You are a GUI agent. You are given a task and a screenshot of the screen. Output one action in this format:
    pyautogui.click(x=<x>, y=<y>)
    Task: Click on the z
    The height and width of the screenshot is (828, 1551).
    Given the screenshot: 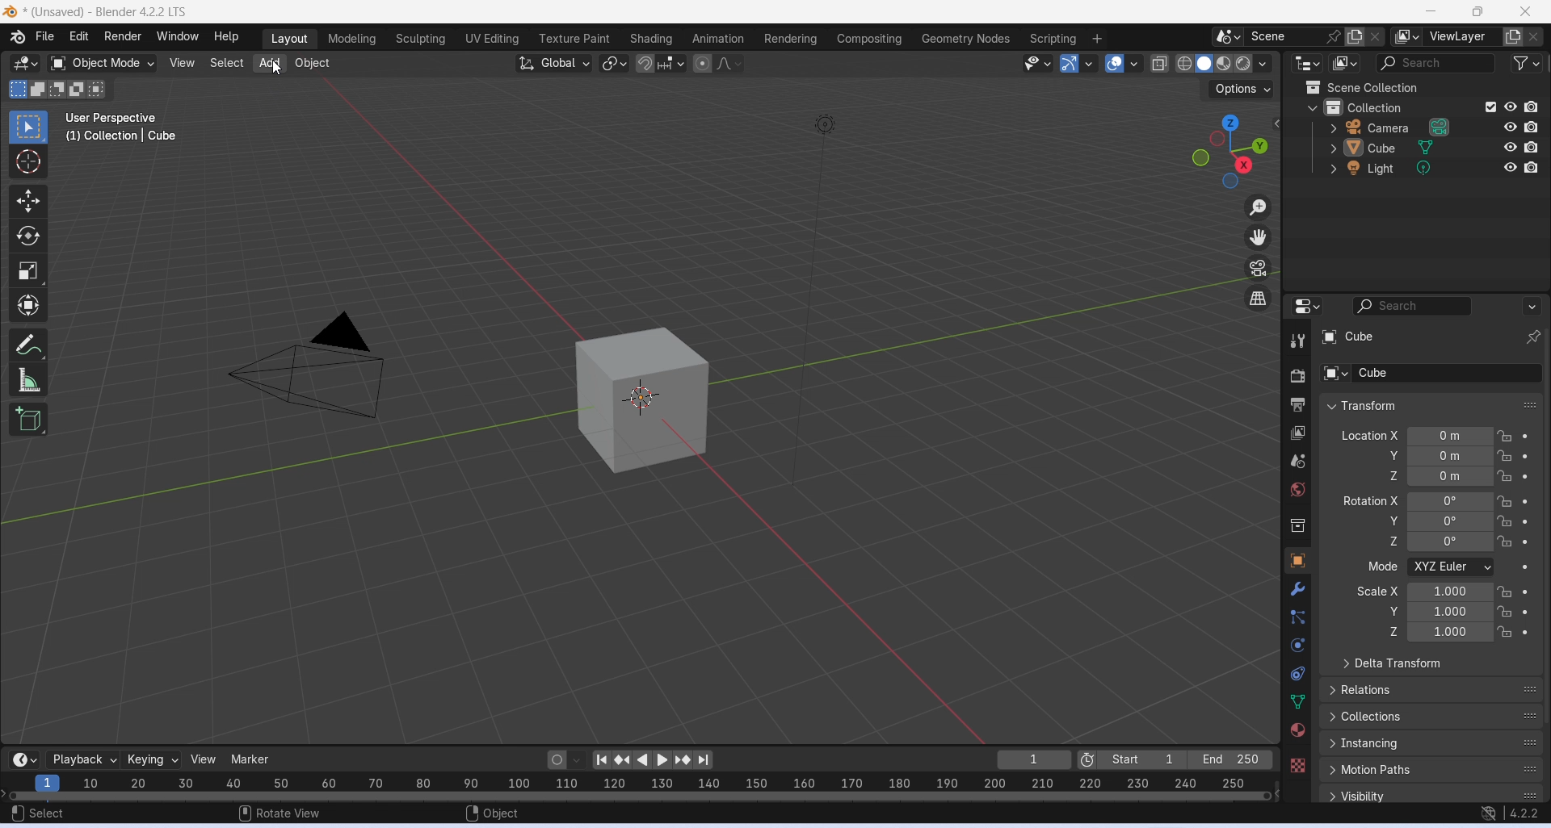 What is the action you would take?
    pyautogui.click(x=1389, y=475)
    